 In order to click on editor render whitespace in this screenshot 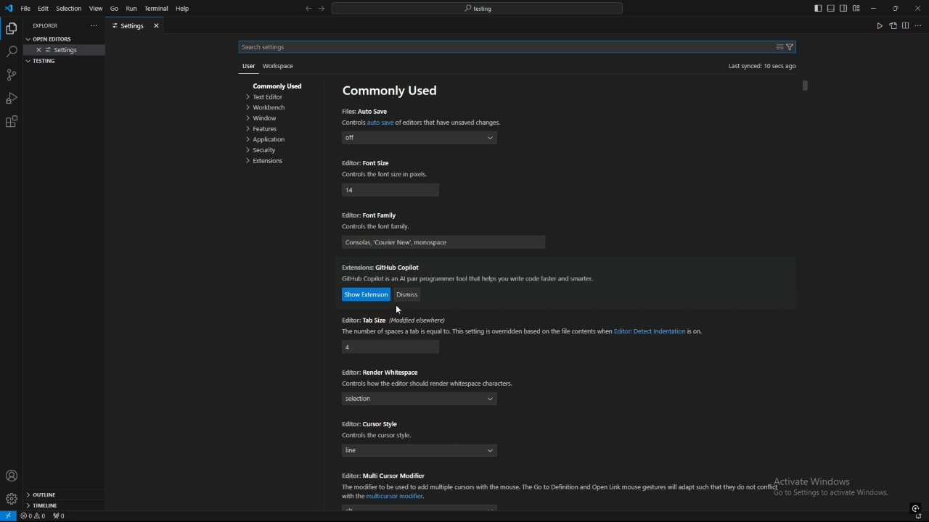, I will do `click(381, 371)`.